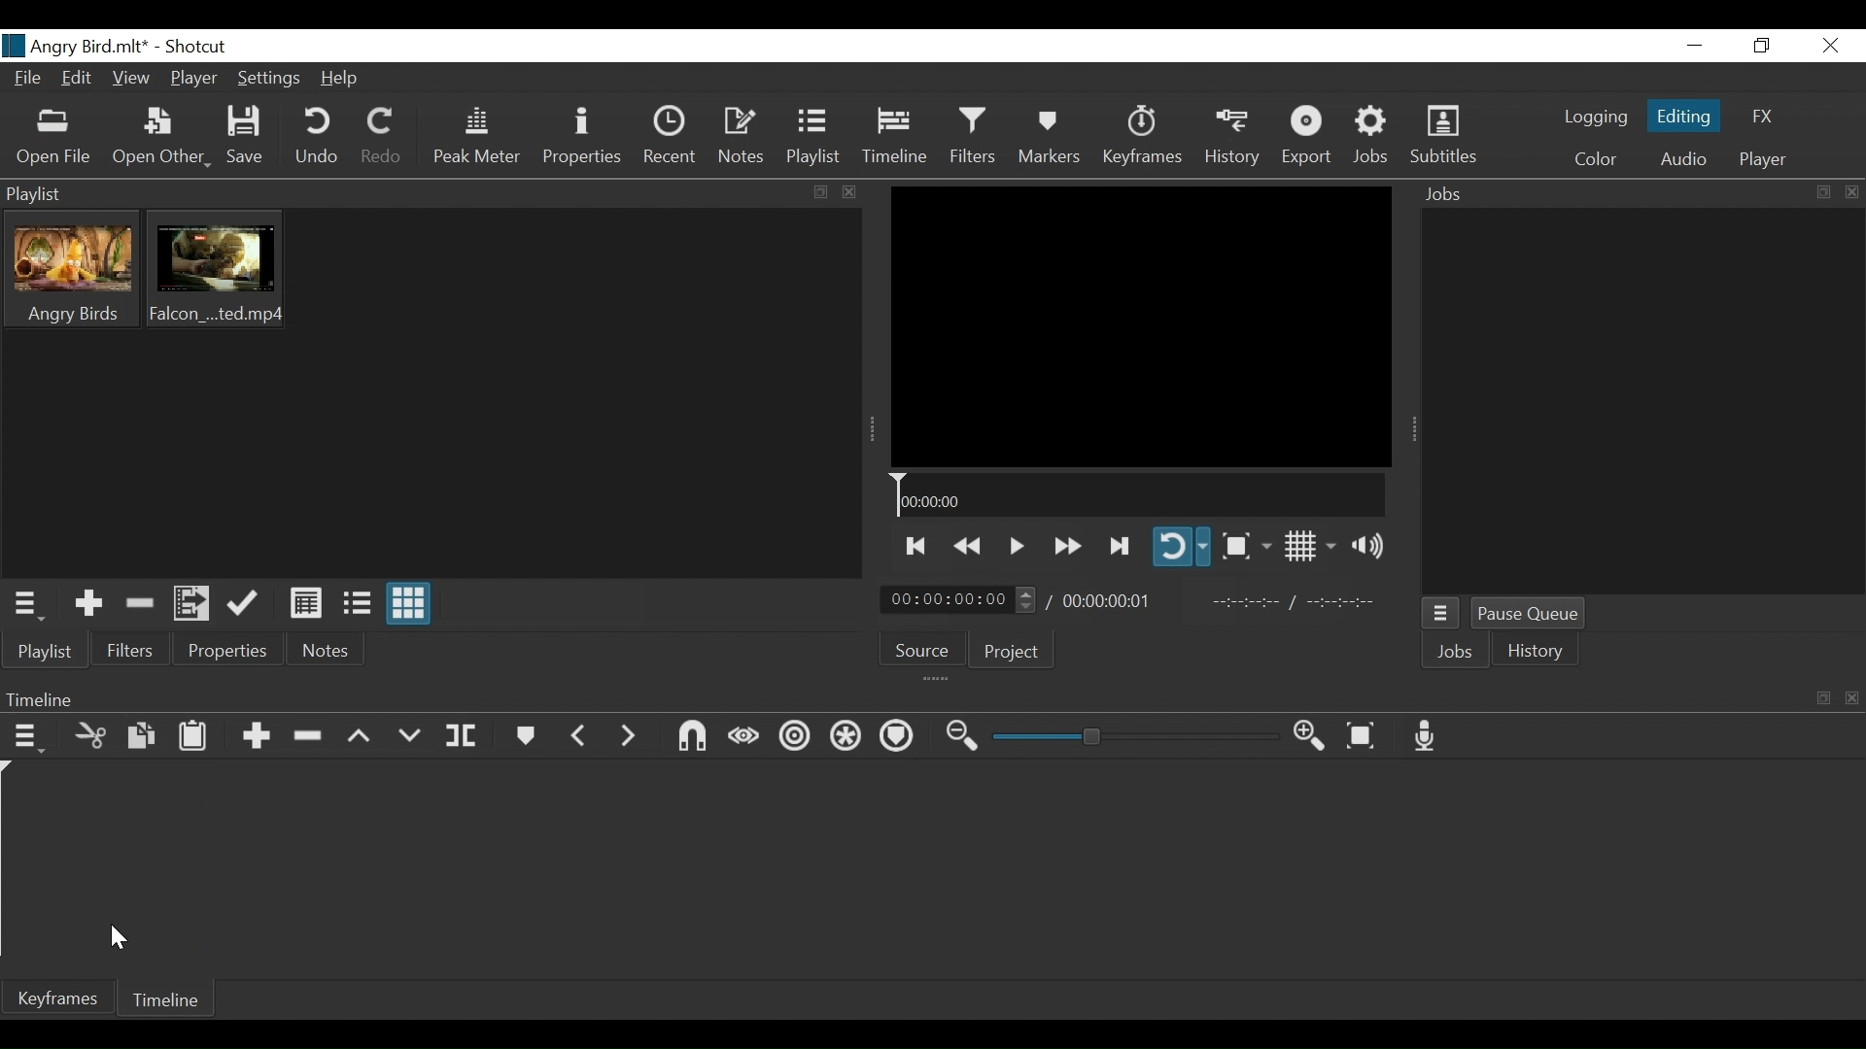  What do you see at coordinates (409, 737) in the screenshot?
I see `Overwrite` at bounding box center [409, 737].